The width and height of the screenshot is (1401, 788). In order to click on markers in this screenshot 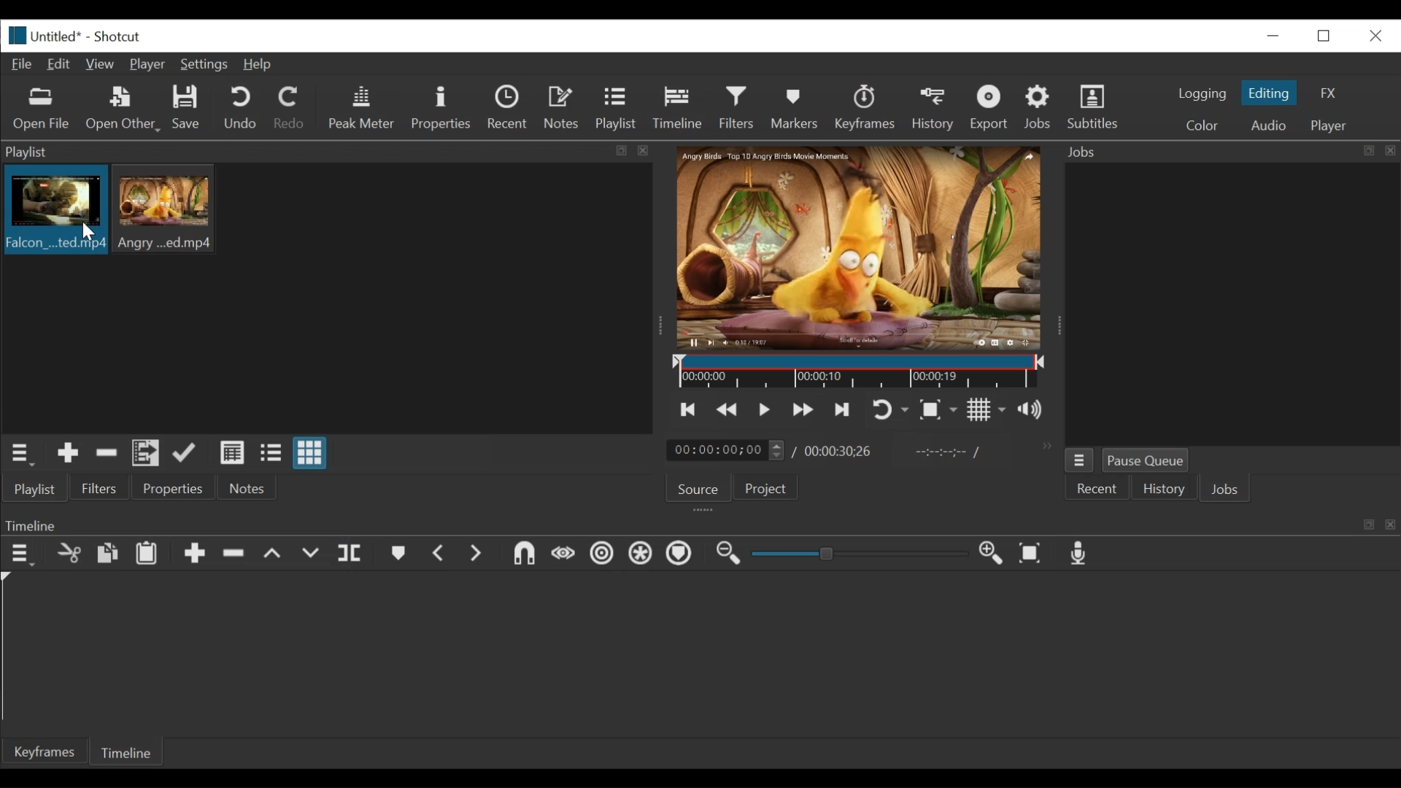, I will do `click(398, 557)`.